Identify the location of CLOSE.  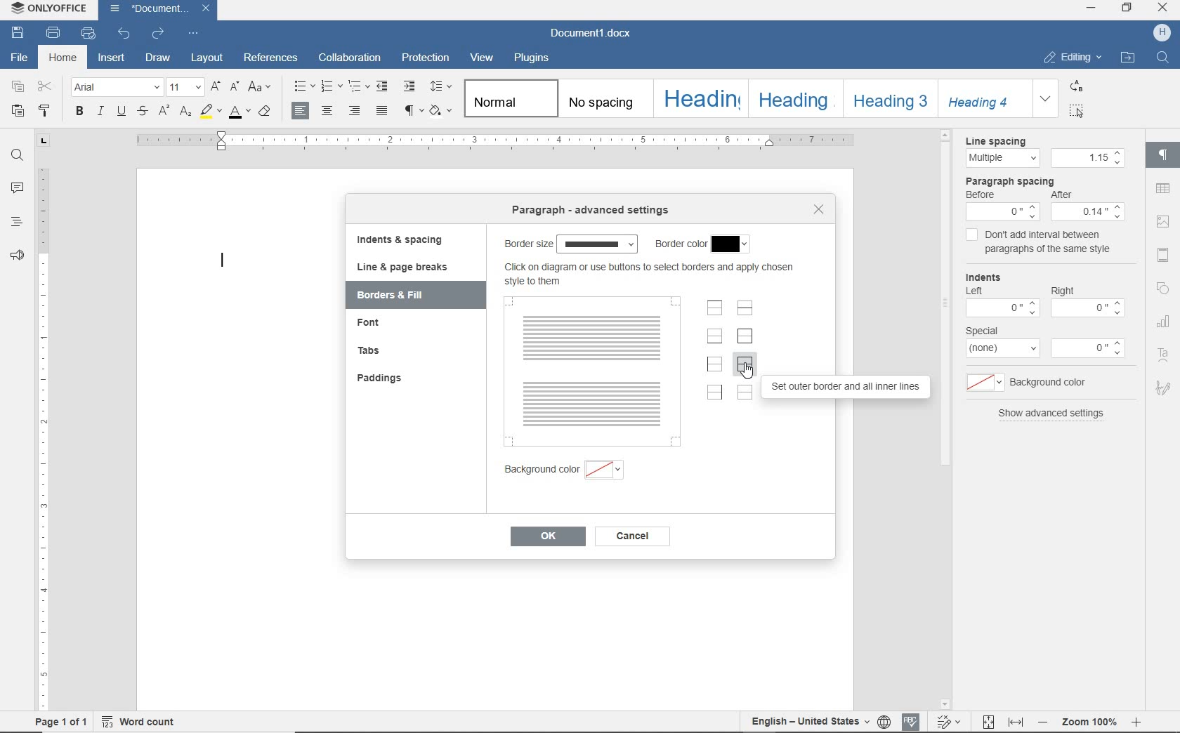
(1161, 8).